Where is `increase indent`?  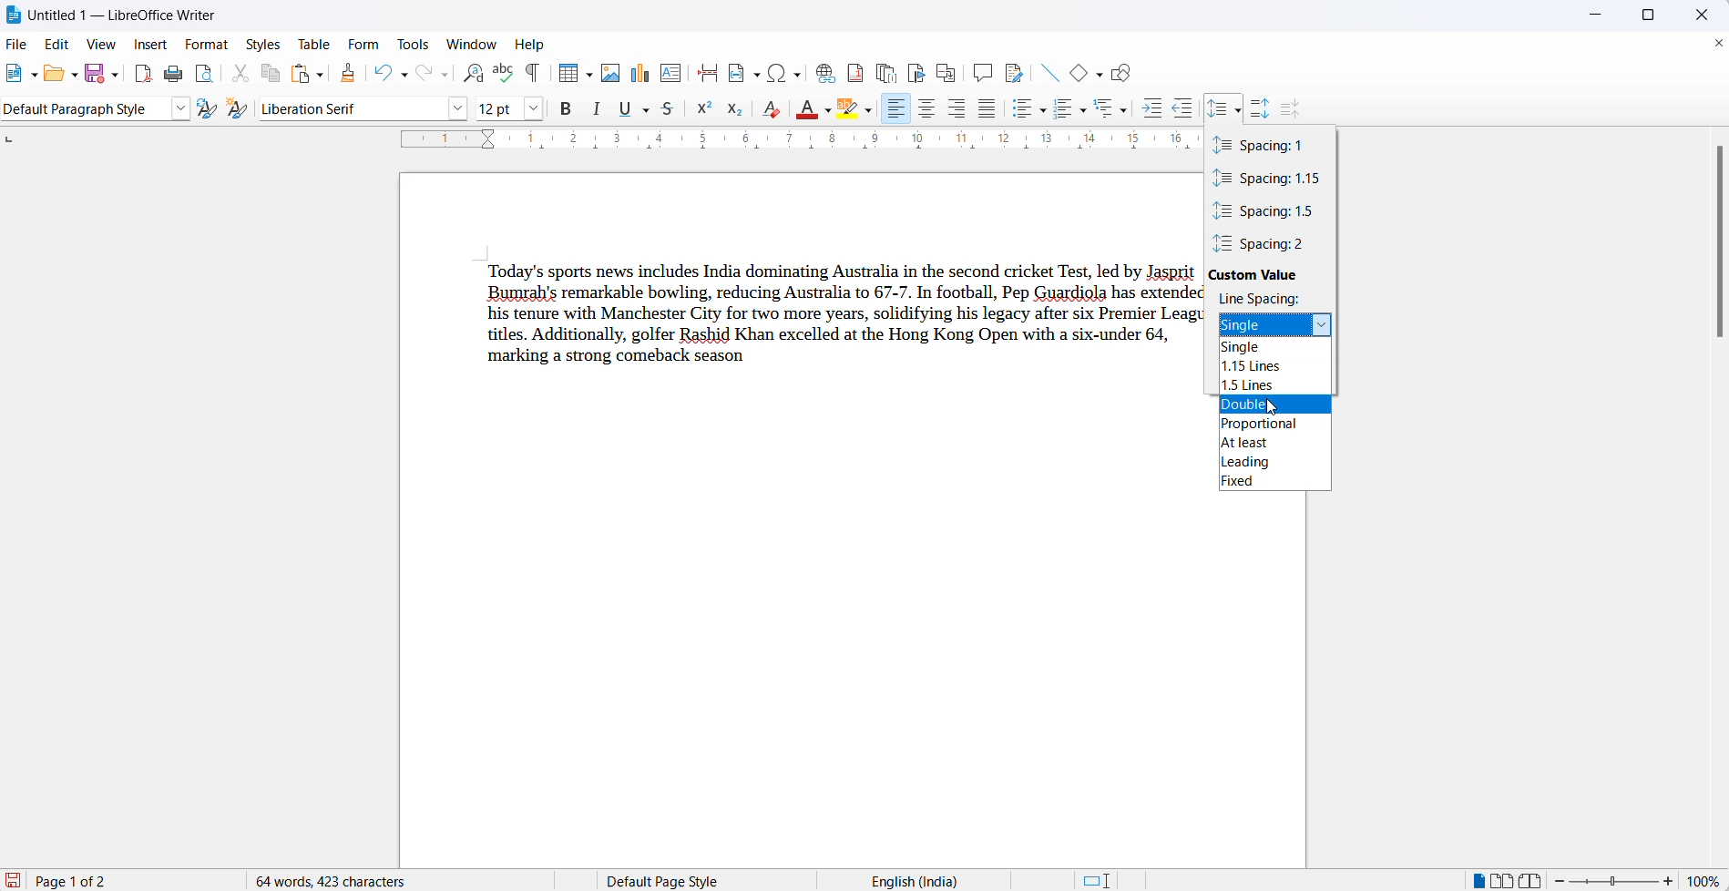 increase indent is located at coordinates (1155, 109).